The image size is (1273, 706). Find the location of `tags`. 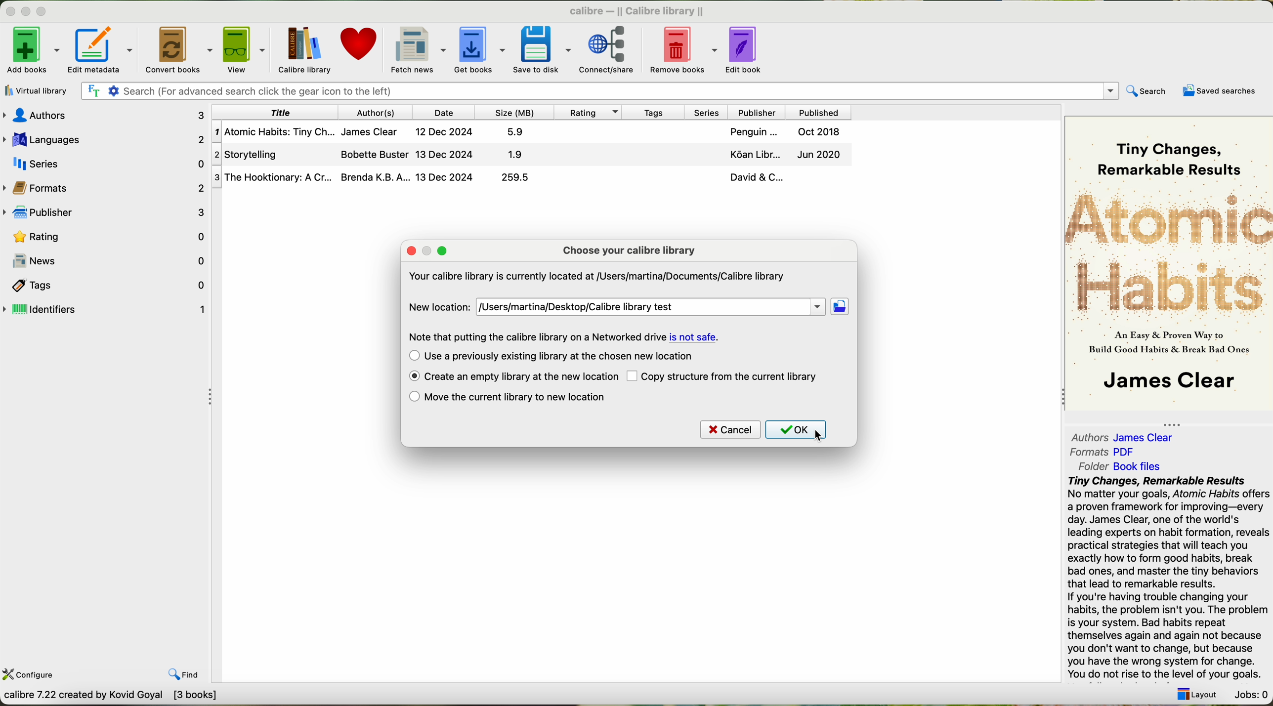

tags is located at coordinates (106, 284).